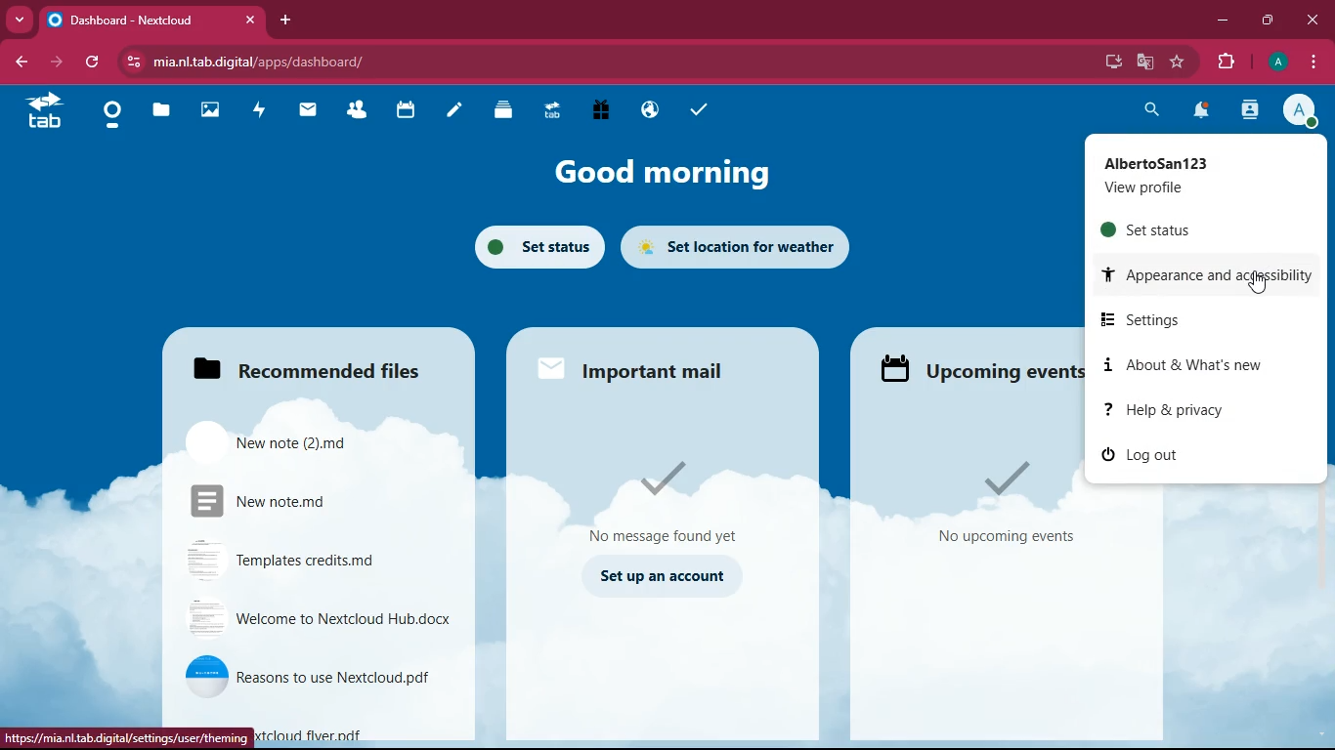 The width and height of the screenshot is (1335, 750). What do you see at coordinates (1304, 111) in the screenshot?
I see `profile` at bounding box center [1304, 111].